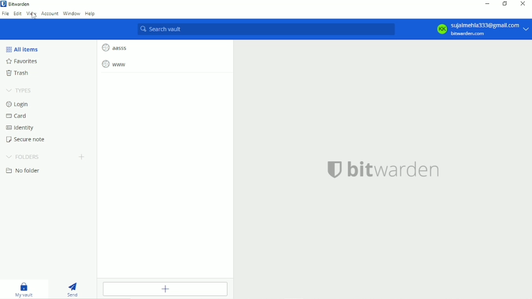 This screenshot has width=532, height=299. Describe the element at coordinates (71, 14) in the screenshot. I see `Window` at that location.